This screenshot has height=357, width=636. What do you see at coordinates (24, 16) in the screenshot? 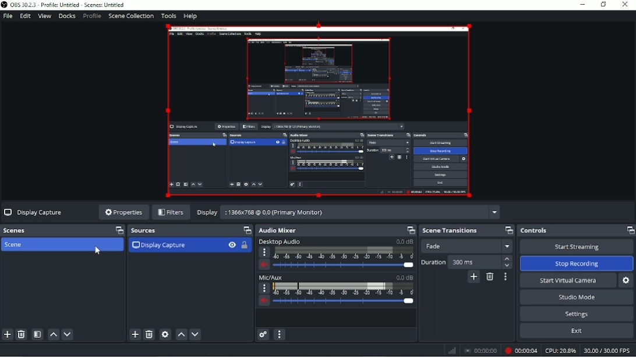
I see `Edit` at bounding box center [24, 16].